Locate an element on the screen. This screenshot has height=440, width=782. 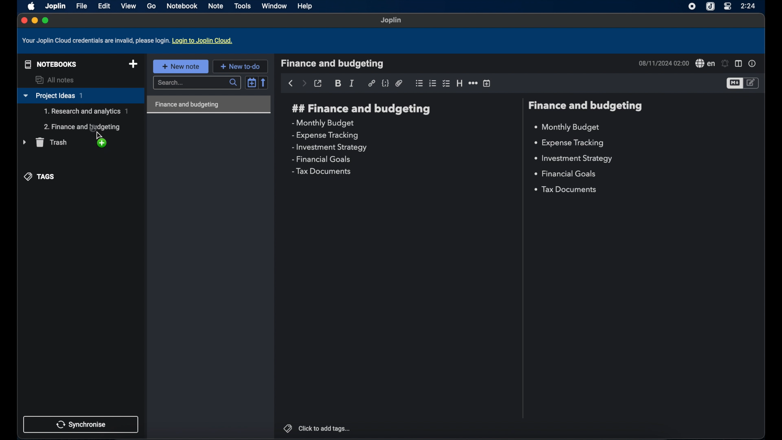
notebook is located at coordinates (183, 6).